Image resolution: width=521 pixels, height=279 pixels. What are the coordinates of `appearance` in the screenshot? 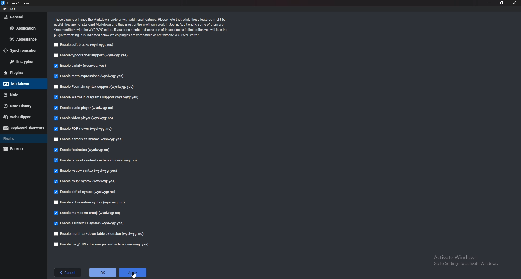 It's located at (22, 40).